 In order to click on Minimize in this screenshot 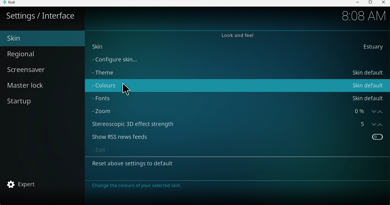, I will do `click(355, 3)`.